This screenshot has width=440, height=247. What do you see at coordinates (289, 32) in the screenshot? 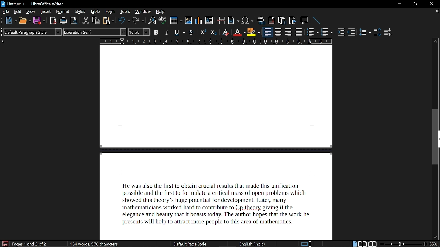
I see `Allign right` at bounding box center [289, 32].